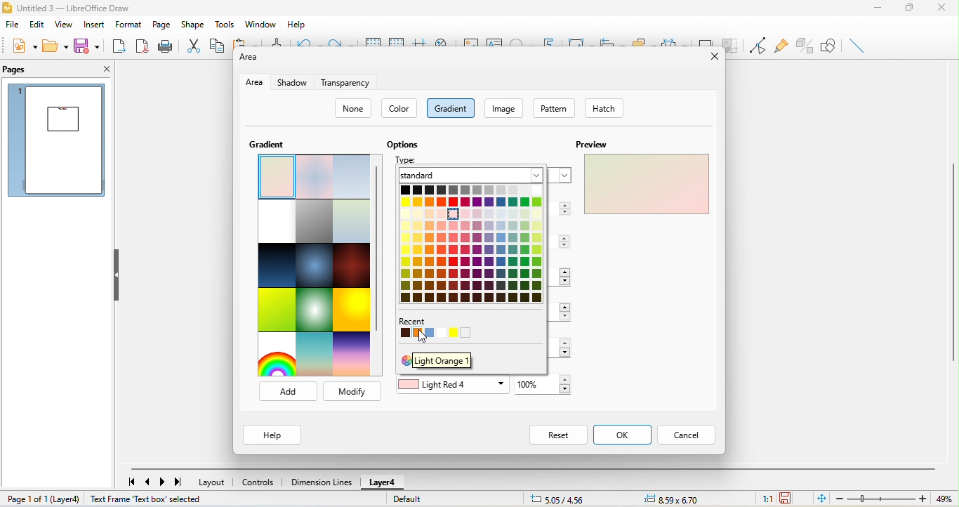 The image size is (959, 507). Describe the element at coordinates (822, 499) in the screenshot. I see `fit to the current page` at that location.